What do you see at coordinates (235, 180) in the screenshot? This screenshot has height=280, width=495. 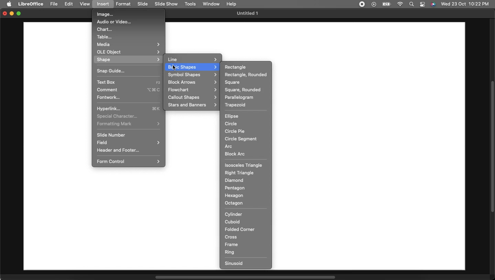 I see `Diamond` at bounding box center [235, 180].